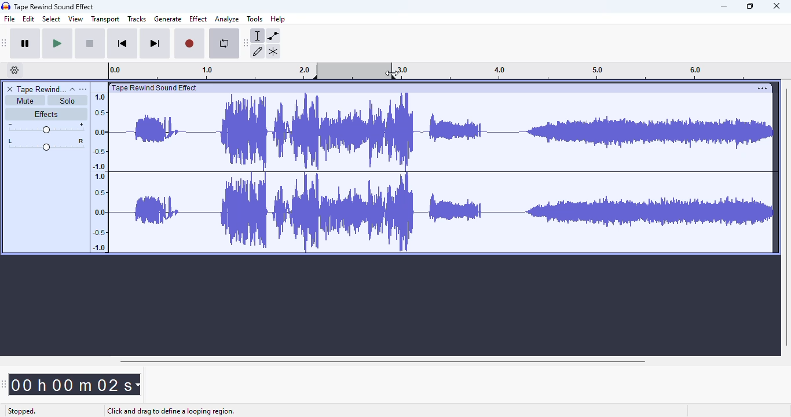 This screenshot has width=791, height=417. What do you see at coordinates (724, 6) in the screenshot?
I see `minimize` at bounding box center [724, 6].